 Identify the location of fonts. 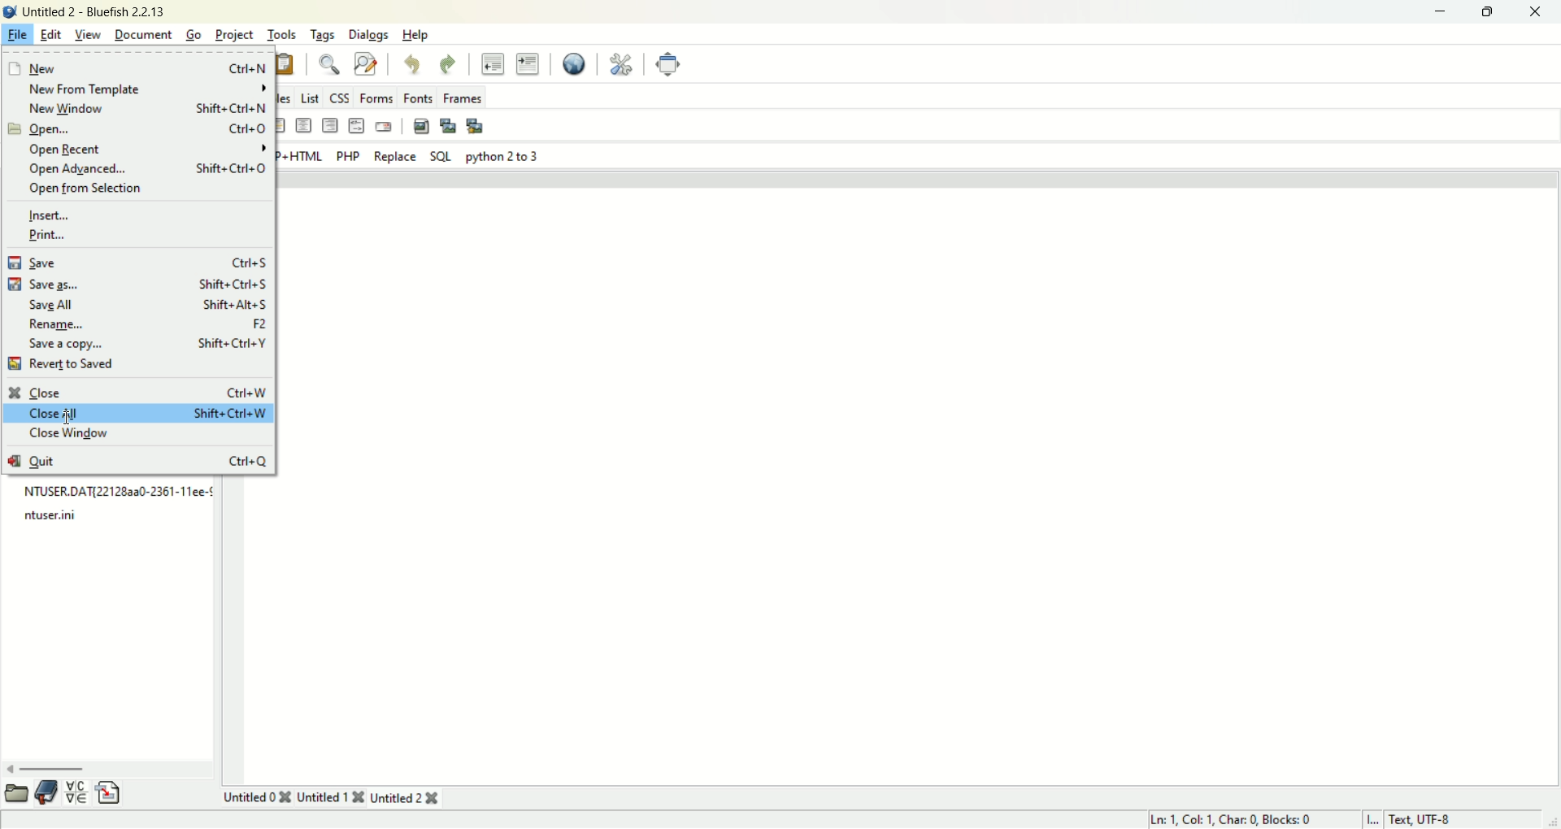
(420, 96).